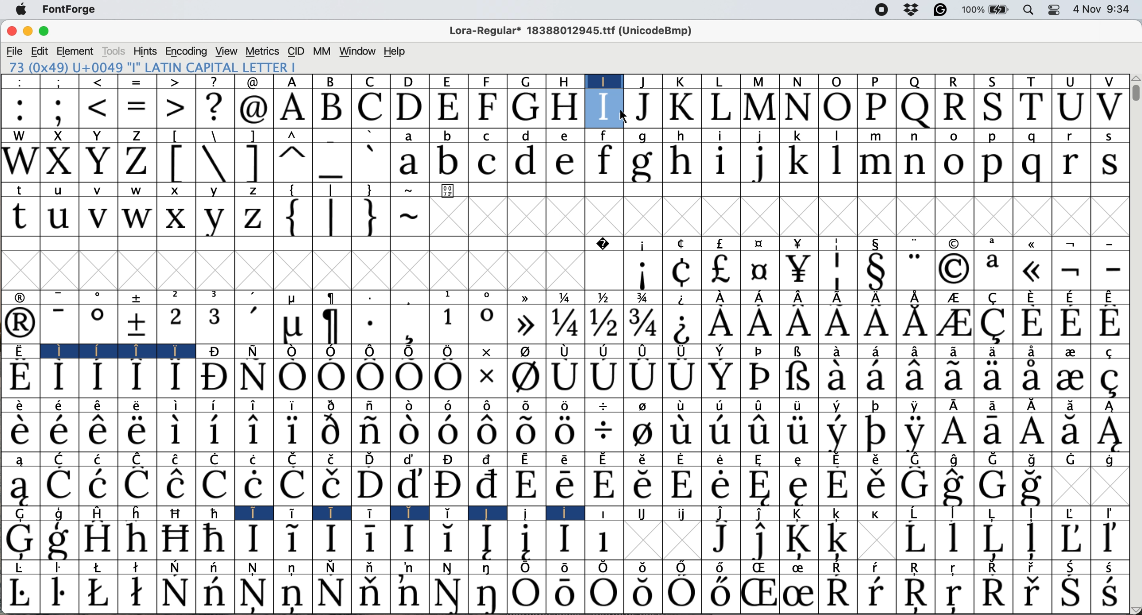 This screenshot has width=1142, height=615. What do you see at coordinates (563, 595) in the screenshot?
I see `Symbol` at bounding box center [563, 595].